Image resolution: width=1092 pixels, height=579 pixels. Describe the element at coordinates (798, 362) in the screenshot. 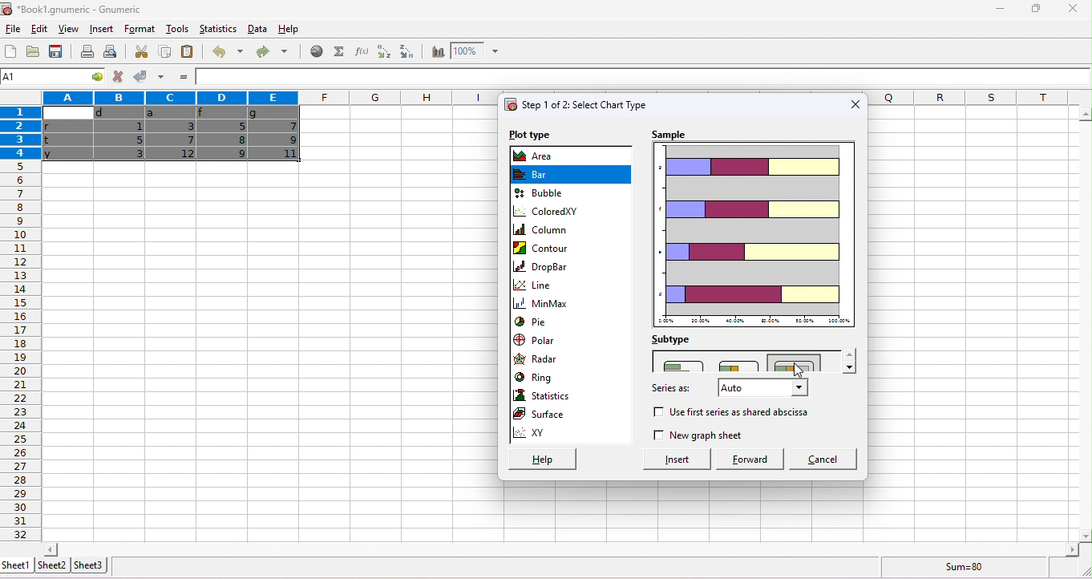

I see `stacked with percentage bars` at that location.